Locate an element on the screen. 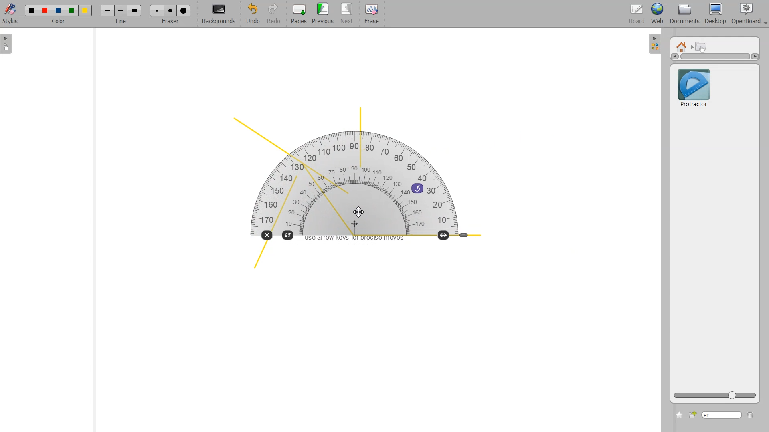 The image size is (769, 432). eraser is located at coordinates (169, 24).